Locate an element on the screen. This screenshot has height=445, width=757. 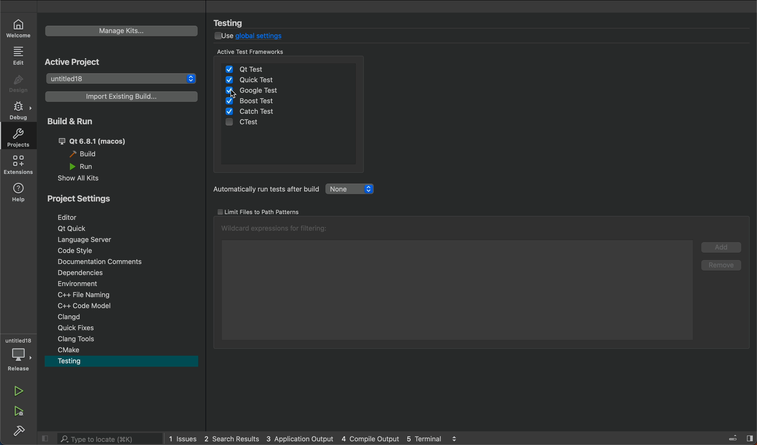
active project is located at coordinates (78, 63).